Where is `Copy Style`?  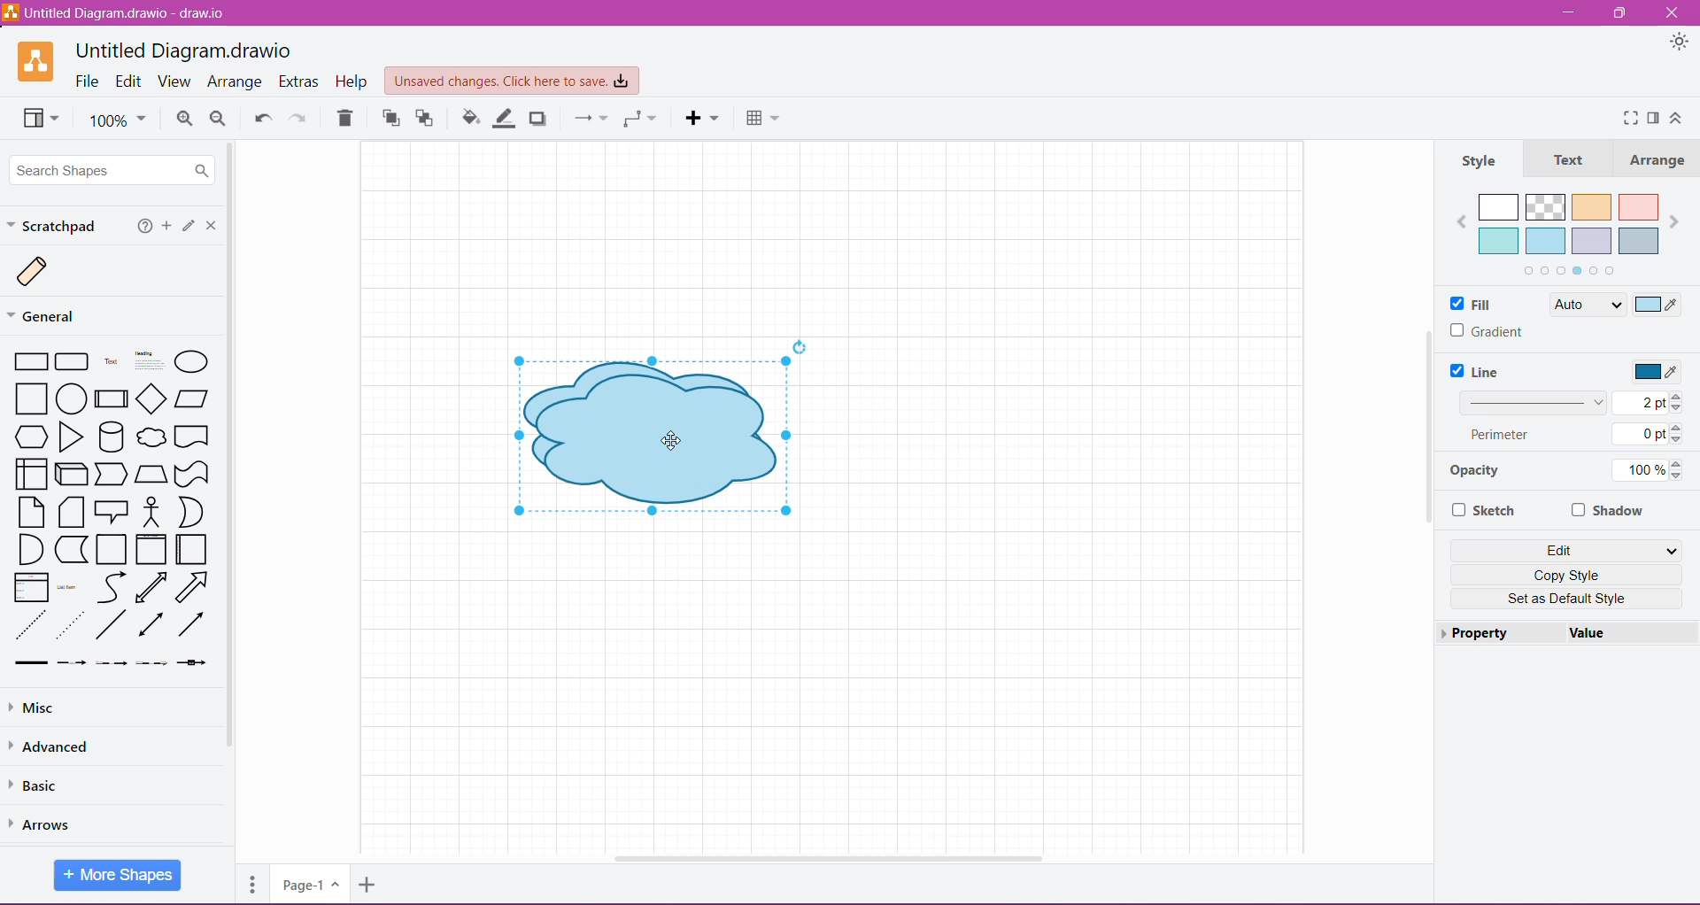 Copy Style is located at coordinates (1569, 576).